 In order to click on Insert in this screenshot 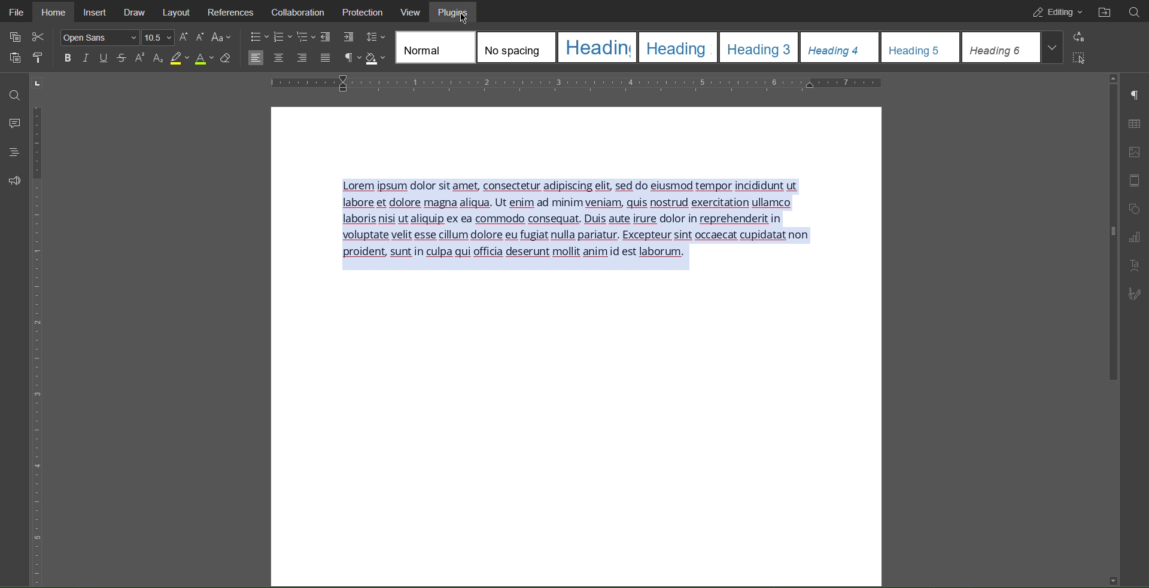, I will do `click(98, 12)`.